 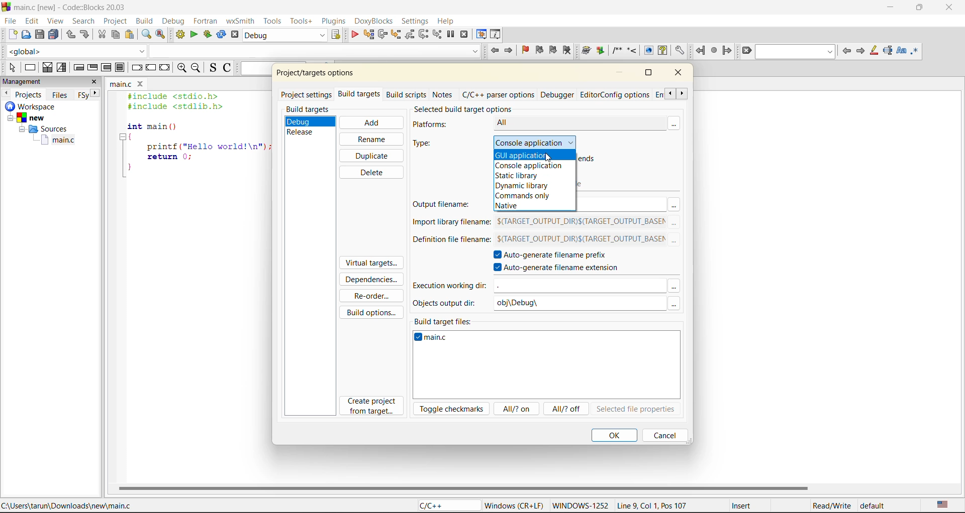 What do you see at coordinates (334, 21) in the screenshot?
I see `plugins` at bounding box center [334, 21].